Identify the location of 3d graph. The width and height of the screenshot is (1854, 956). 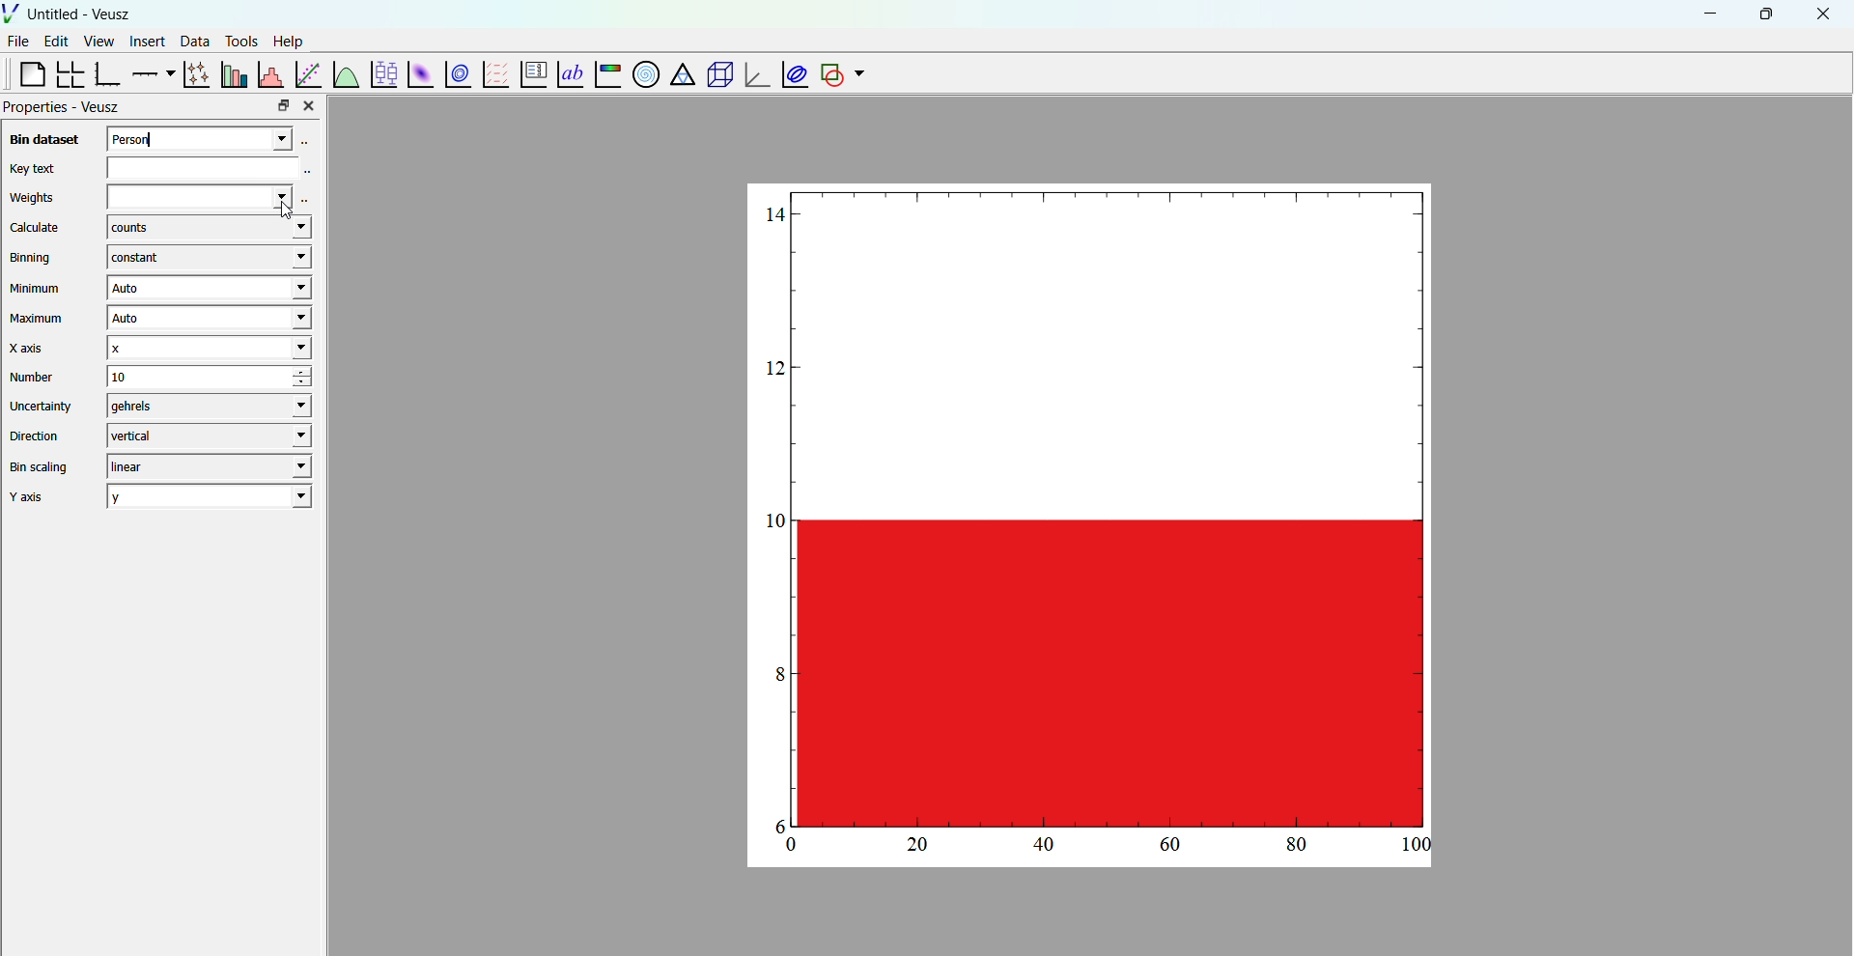
(754, 76).